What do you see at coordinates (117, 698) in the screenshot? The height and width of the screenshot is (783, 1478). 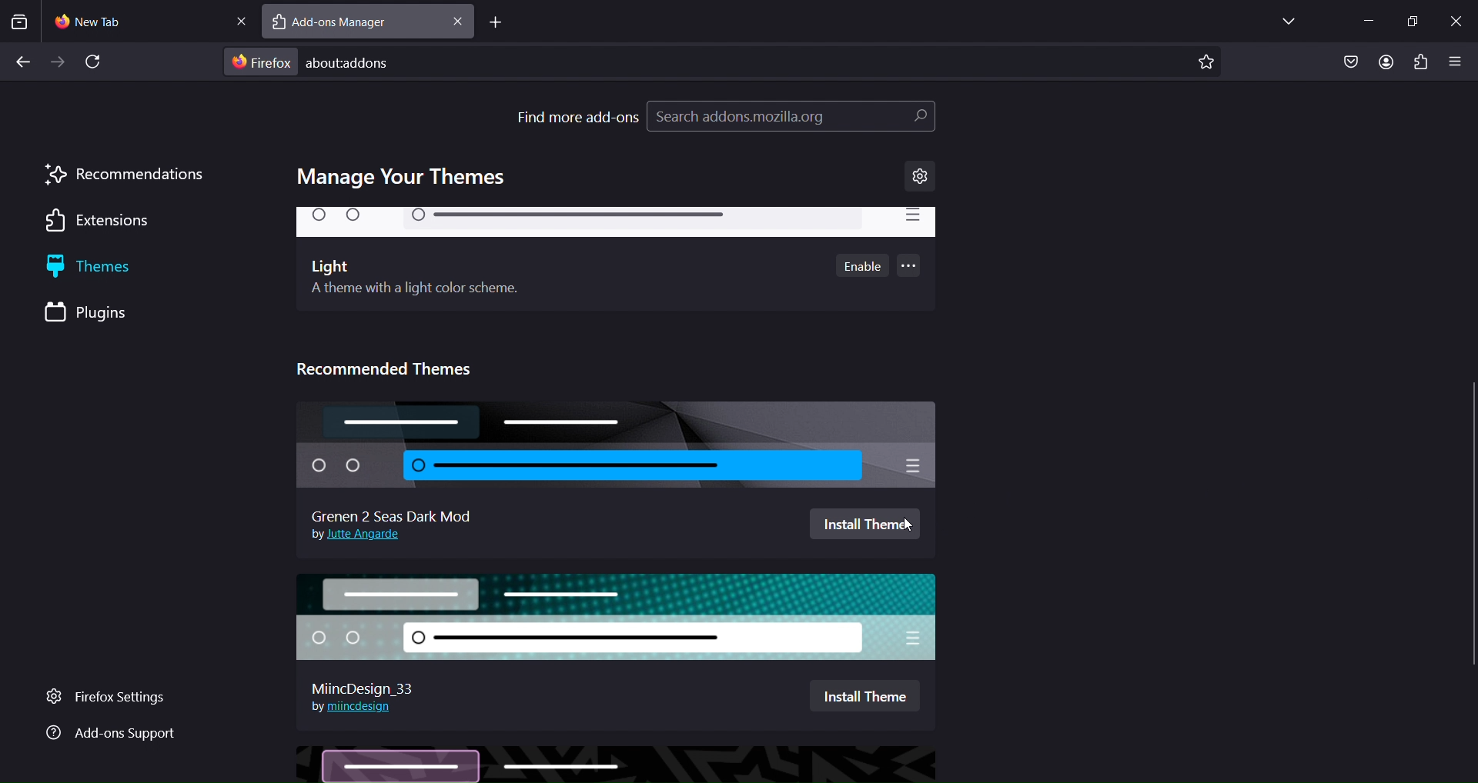 I see `firefox settings` at bounding box center [117, 698].